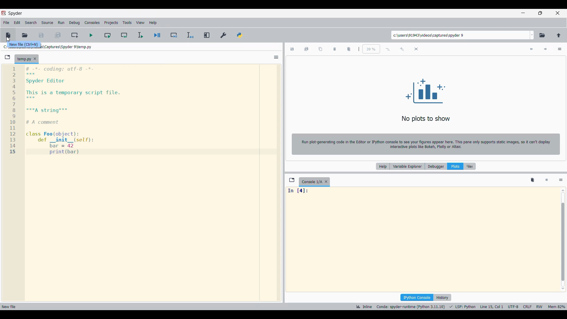 This screenshot has height=319, width=567. I want to click on Projects menu, so click(111, 23).